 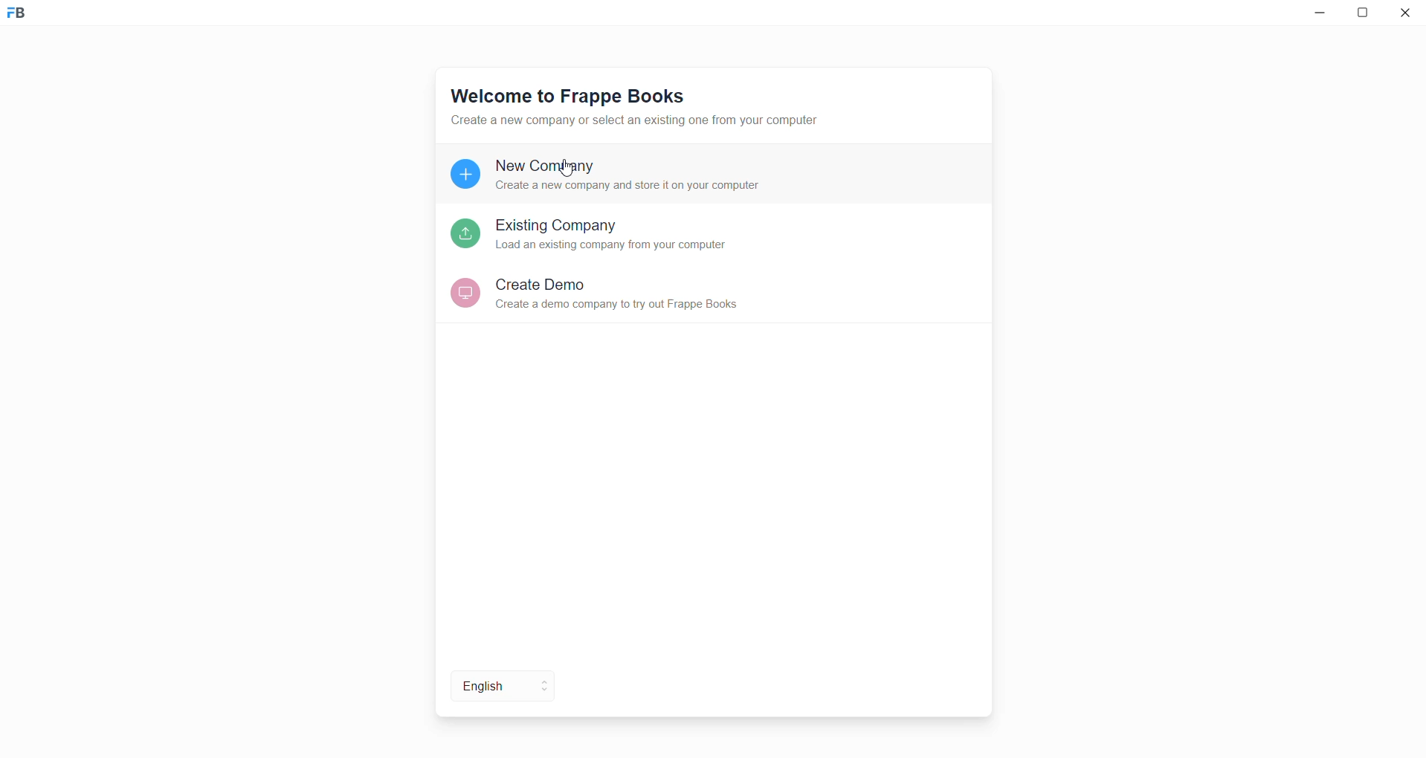 What do you see at coordinates (567, 95) in the screenshot?
I see `Welcome to Frappe Books` at bounding box center [567, 95].